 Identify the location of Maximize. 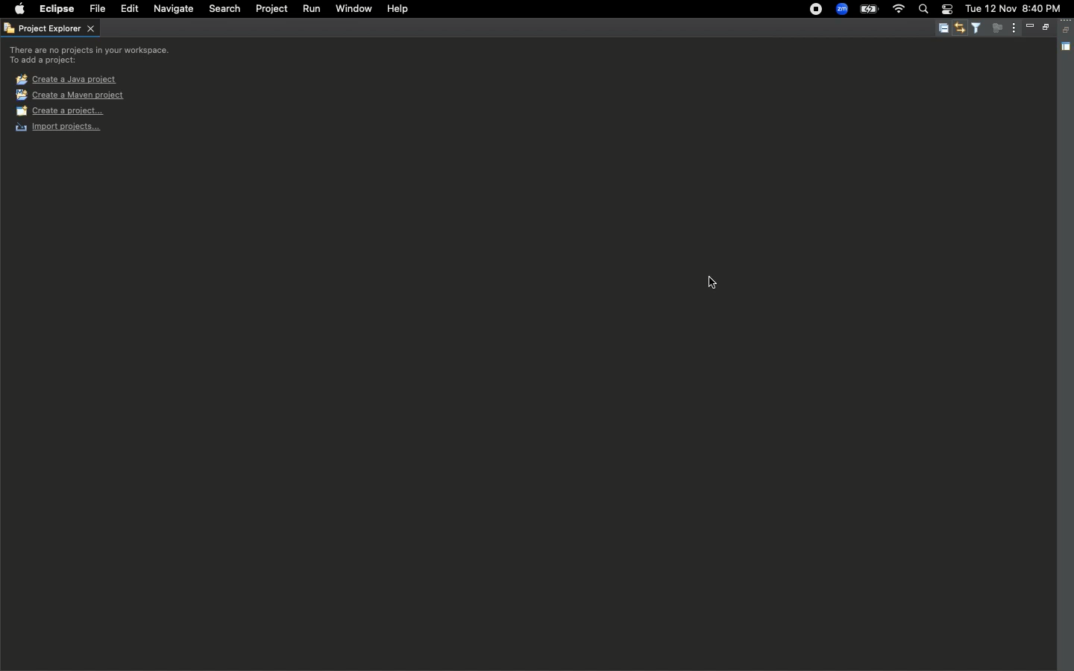
(1044, 28).